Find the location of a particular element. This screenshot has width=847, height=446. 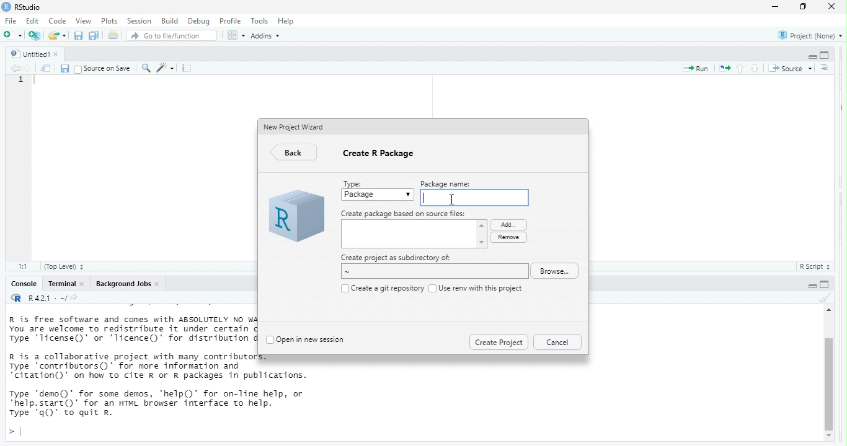

1 is located at coordinates (21, 81).